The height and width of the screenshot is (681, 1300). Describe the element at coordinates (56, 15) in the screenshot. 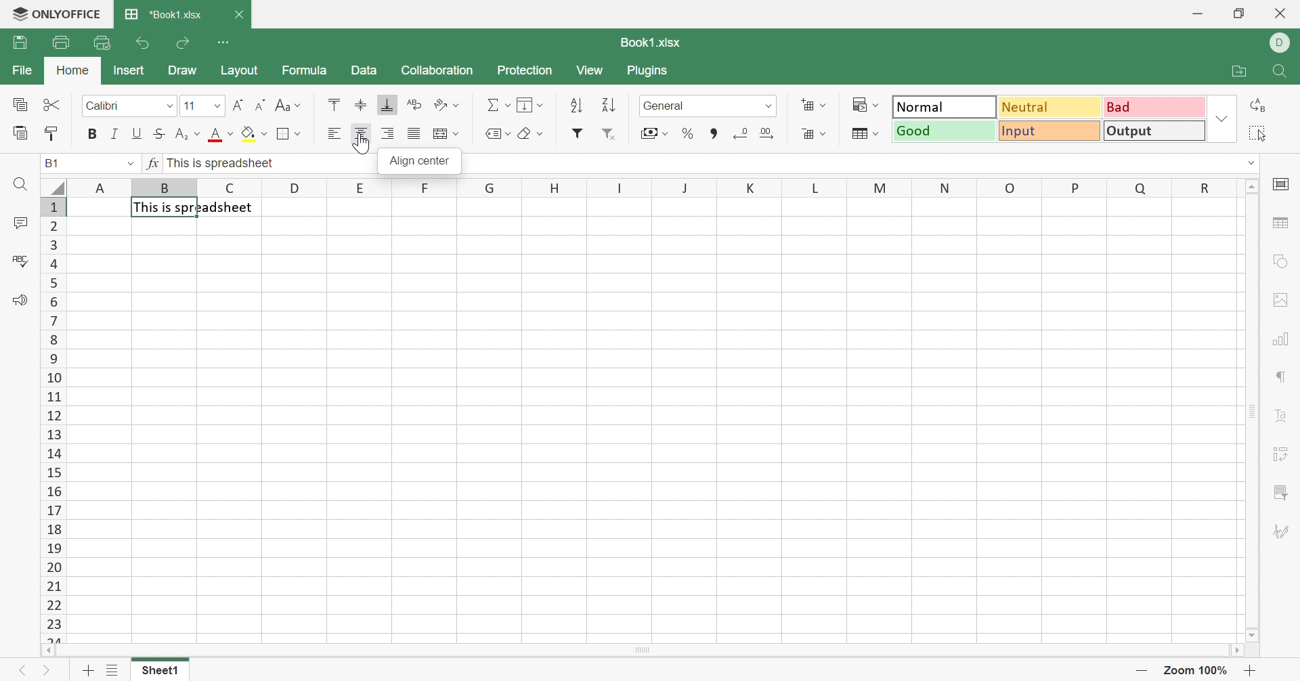

I see `ONLYOFFICE` at that location.